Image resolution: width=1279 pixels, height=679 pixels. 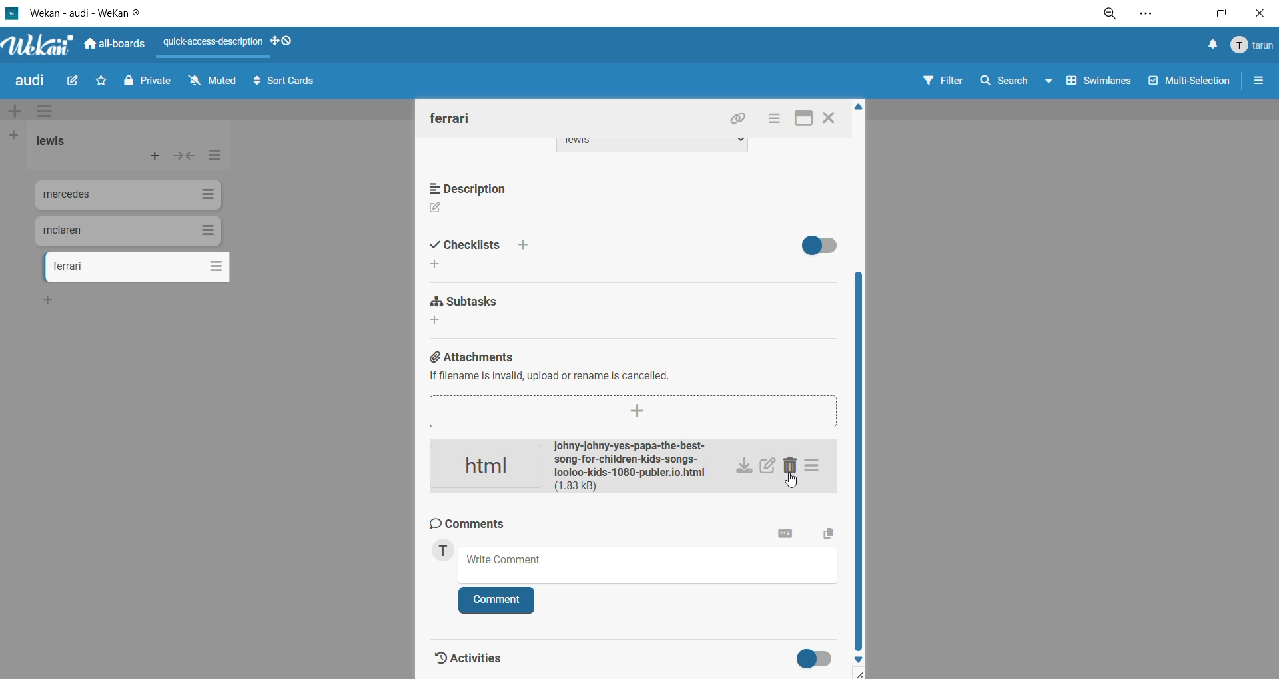 I want to click on cards, so click(x=138, y=269).